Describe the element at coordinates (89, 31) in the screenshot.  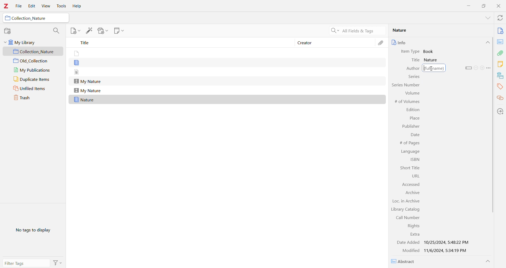
I see `Add item(s) by identifier` at that location.